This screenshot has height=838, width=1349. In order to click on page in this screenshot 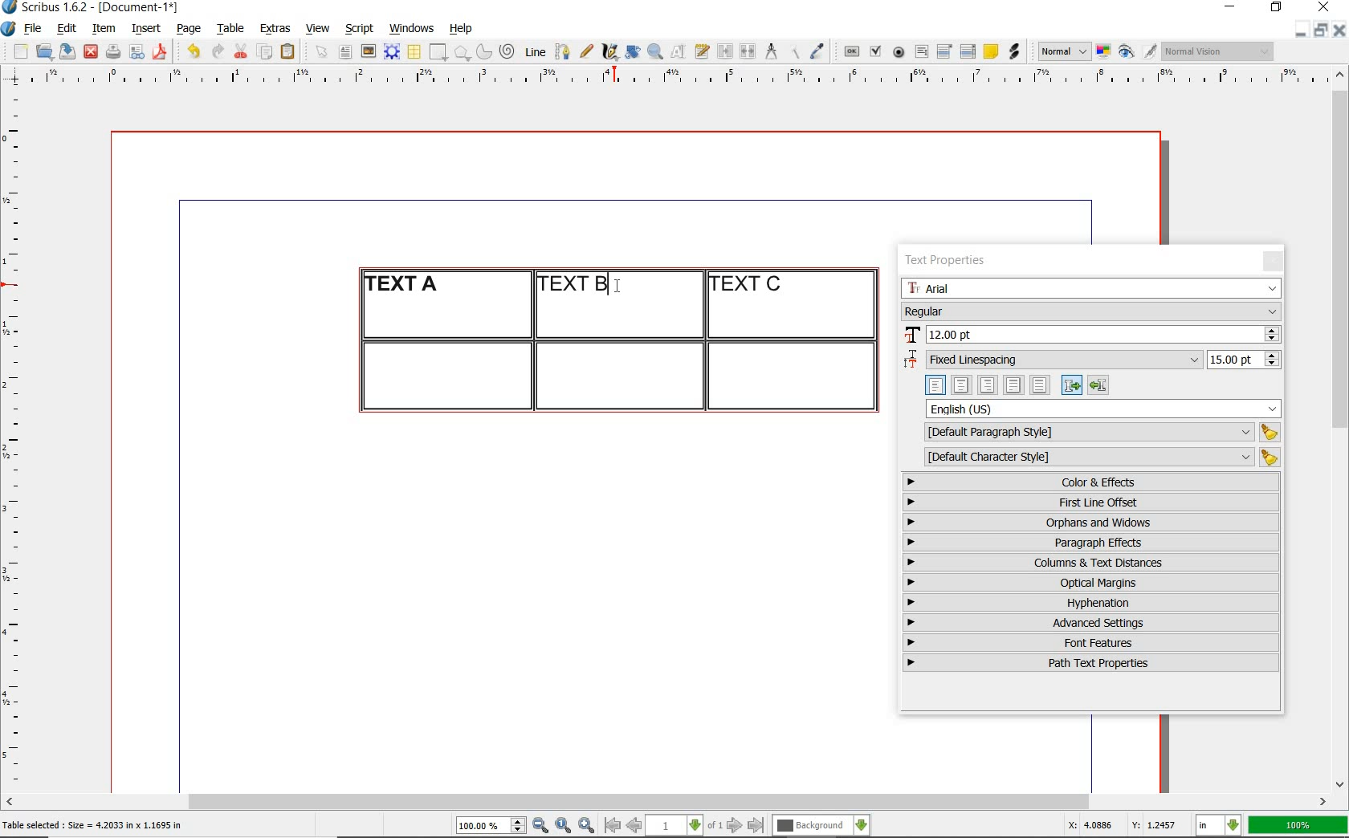, I will do `click(189, 28)`.